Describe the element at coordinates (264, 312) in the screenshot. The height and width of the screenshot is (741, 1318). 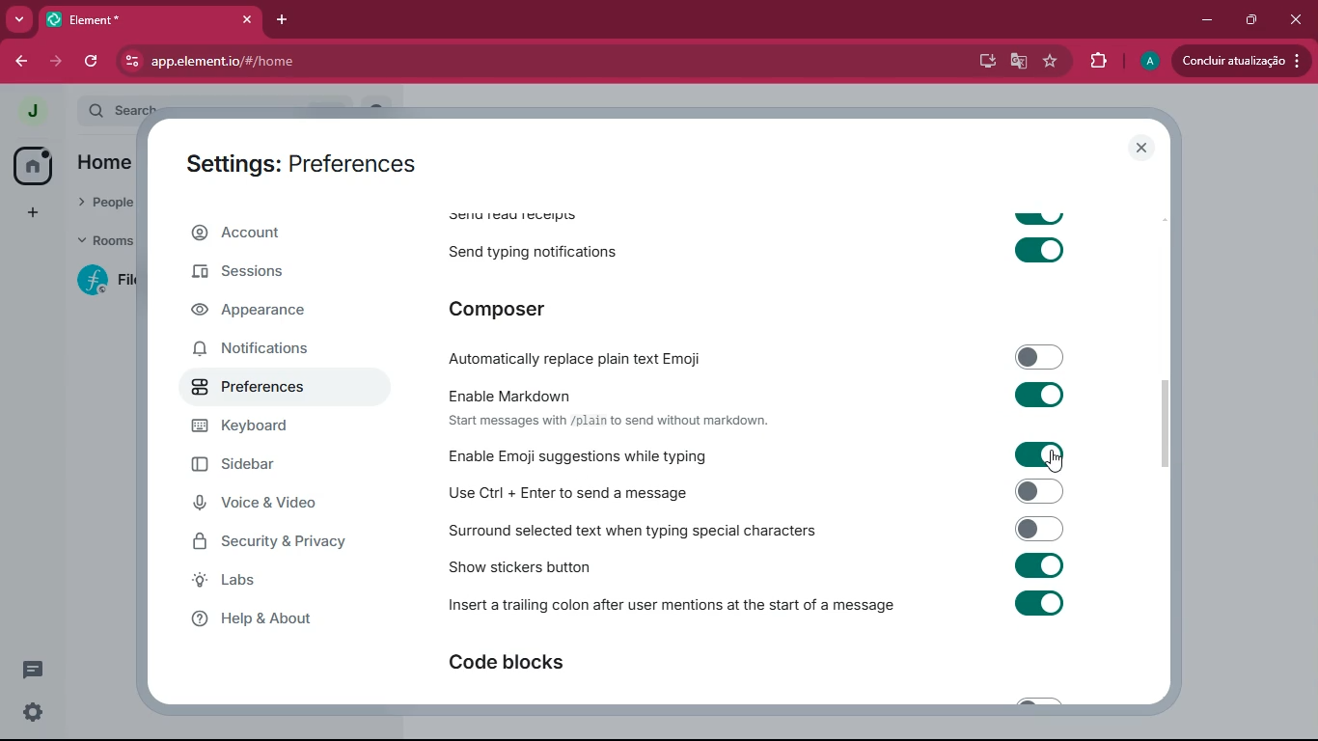
I see `appearance` at that location.